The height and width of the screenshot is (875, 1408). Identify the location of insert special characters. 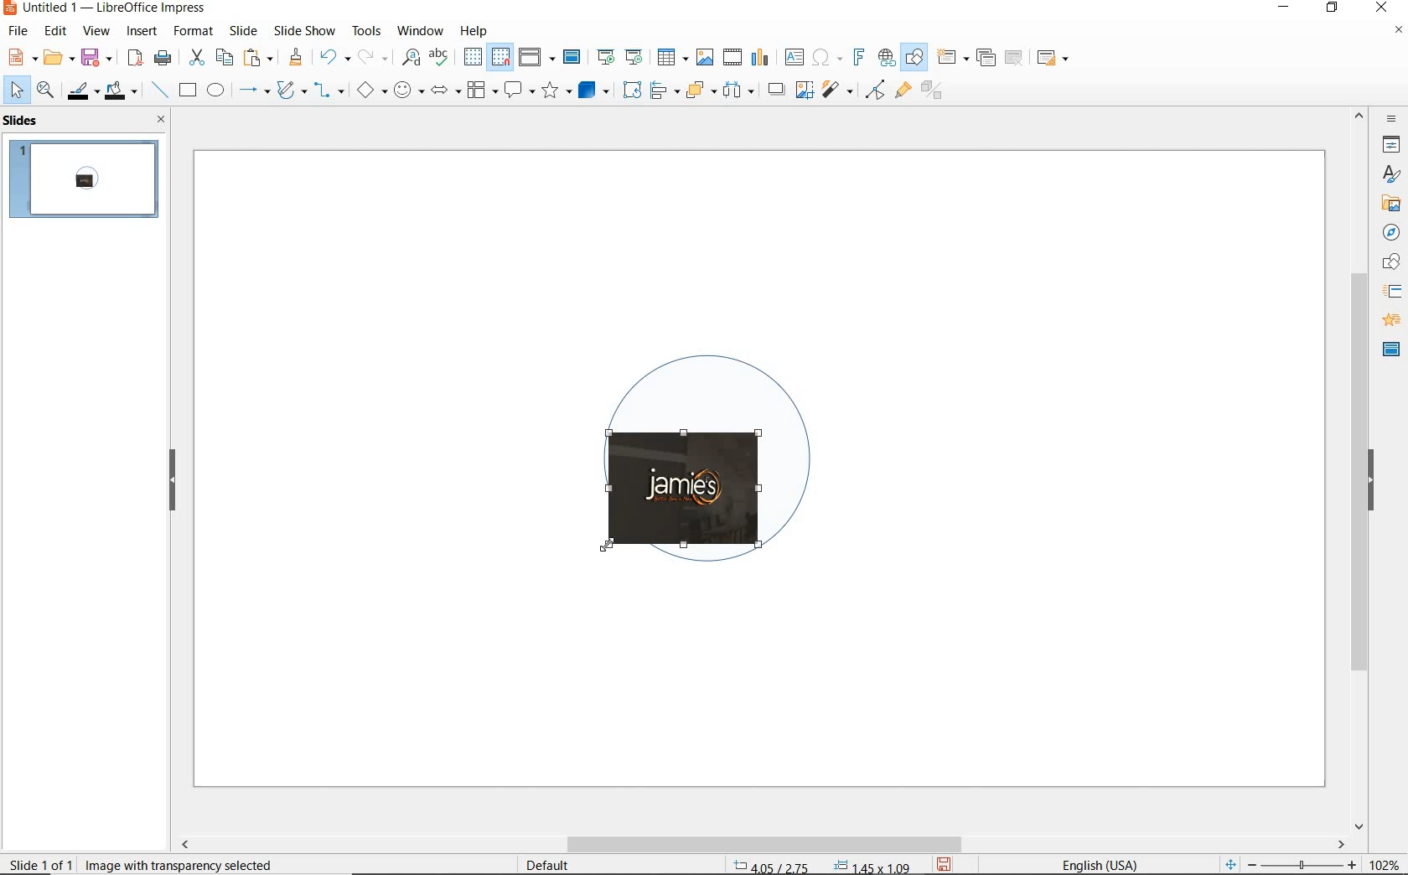
(824, 55).